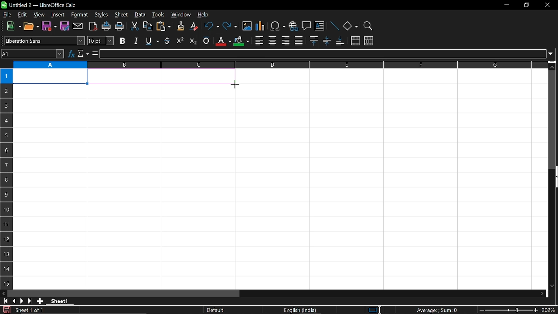  Describe the element at coordinates (193, 27) in the screenshot. I see `eraser` at that location.